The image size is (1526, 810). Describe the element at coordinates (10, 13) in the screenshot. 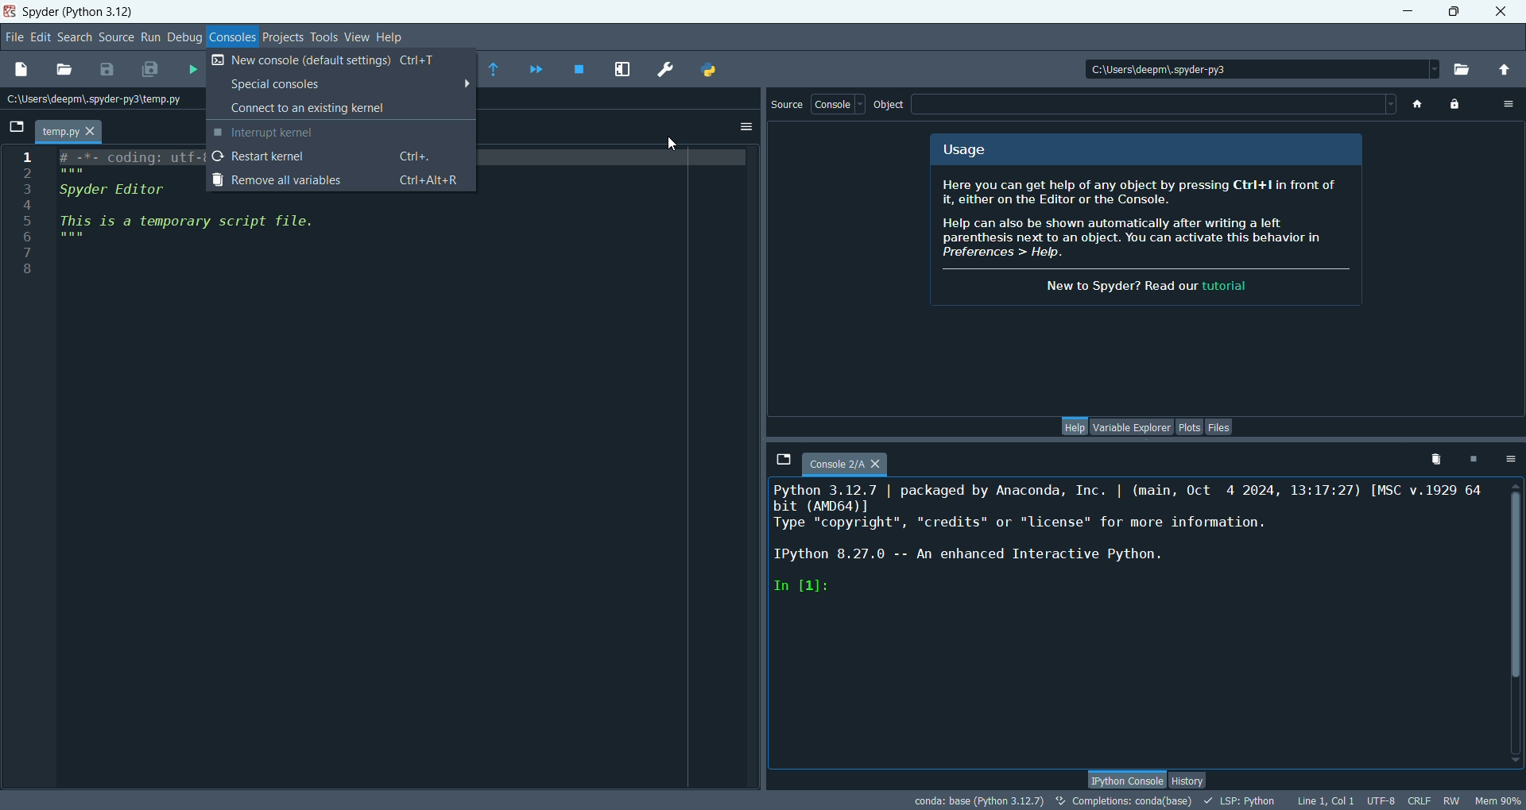

I see `logo` at that location.